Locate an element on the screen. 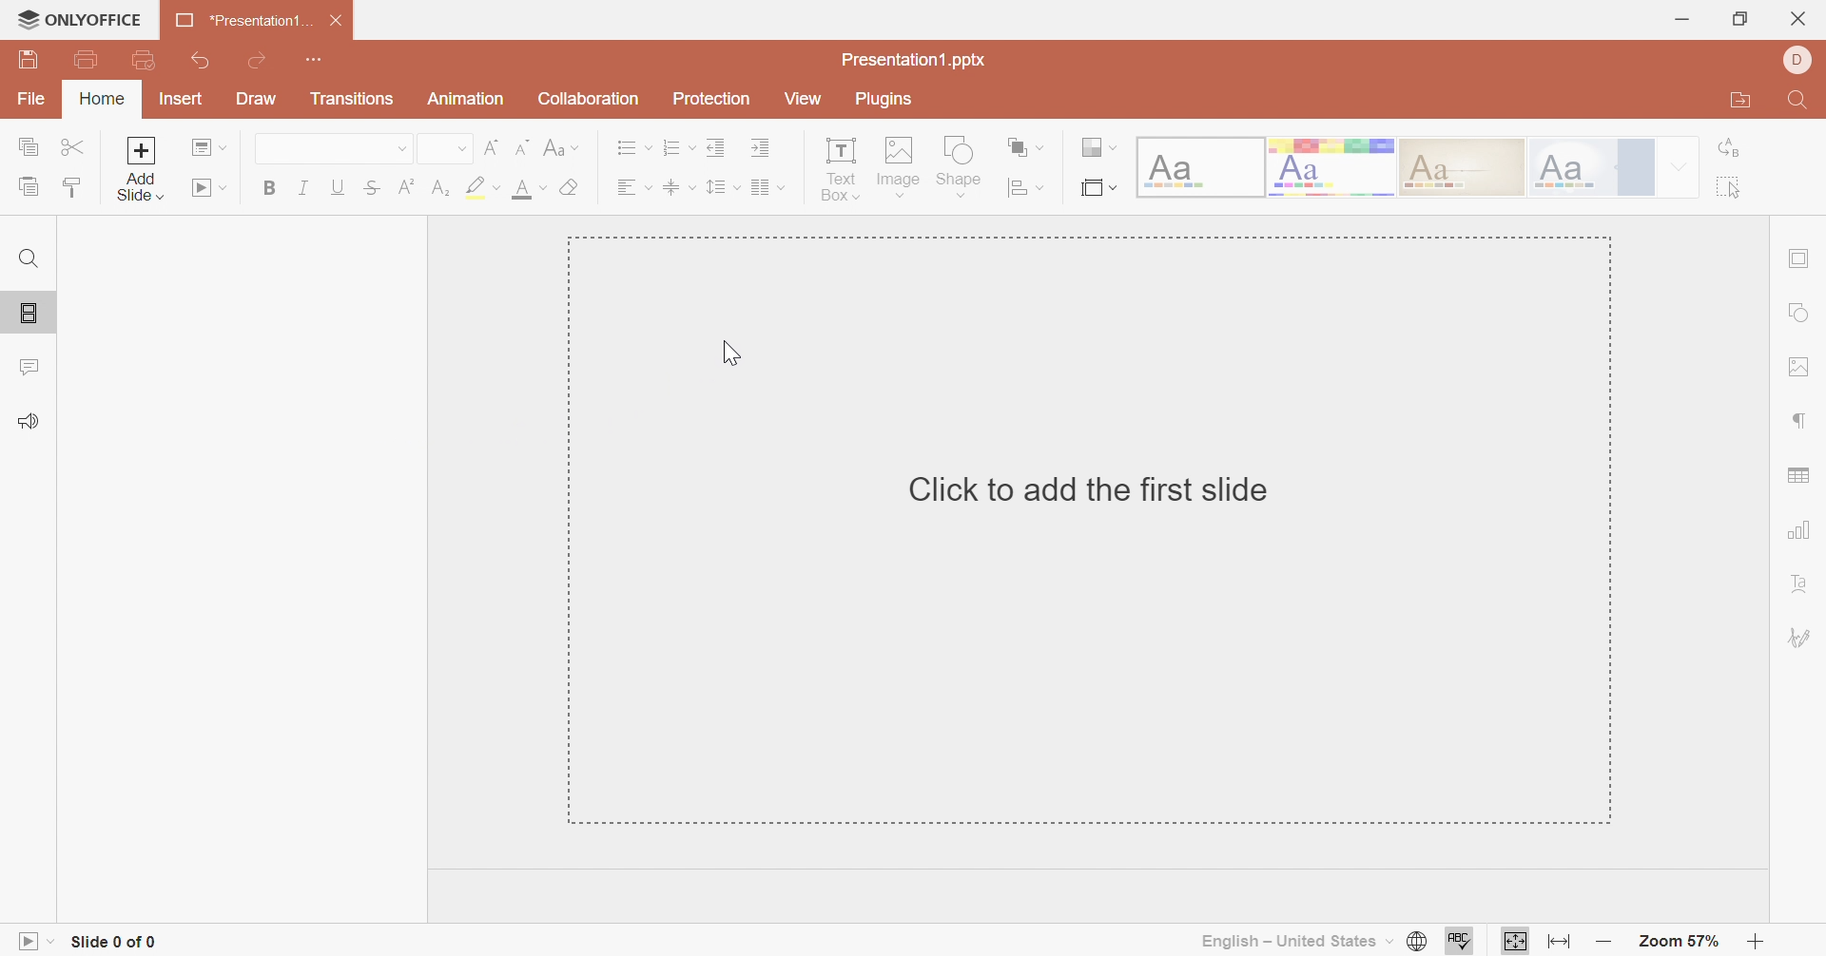 The width and height of the screenshot is (1826, 956). Blank is located at coordinates (1199, 166).